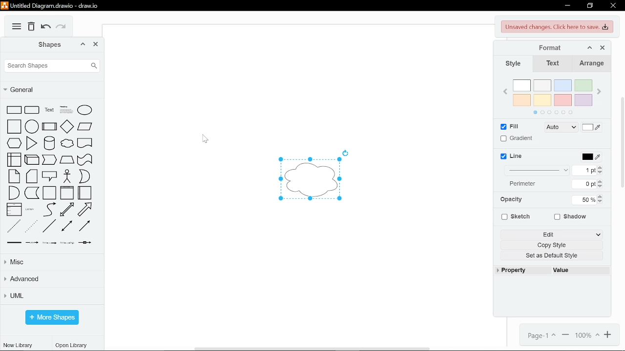 This screenshot has height=351, width=625. What do you see at coordinates (509, 127) in the screenshot?
I see `fill` at bounding box center [509, 127].